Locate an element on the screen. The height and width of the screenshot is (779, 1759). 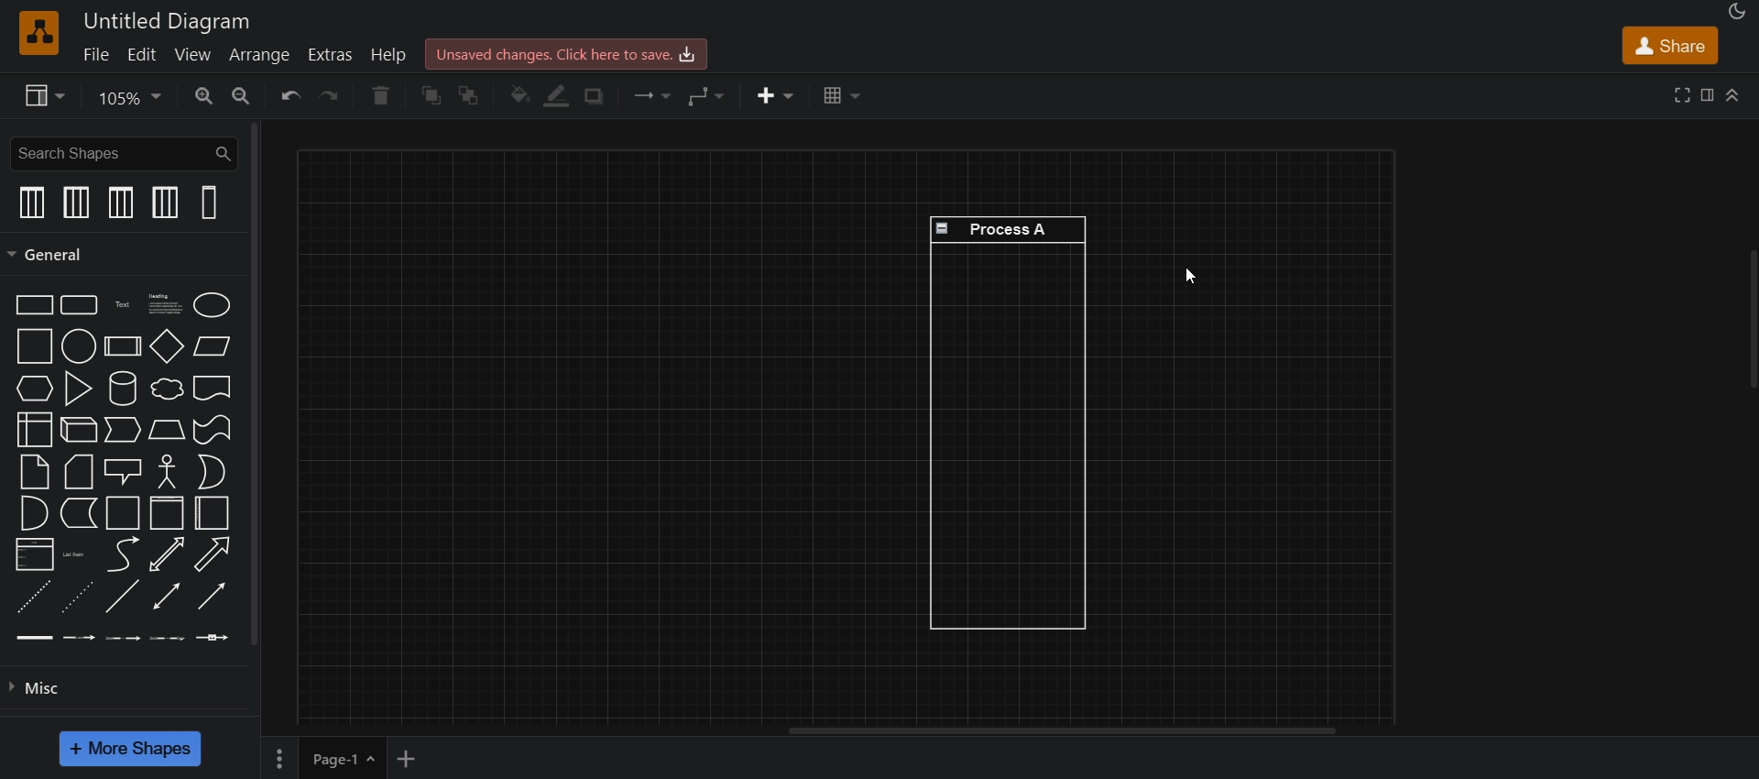
connector with 2 labels is located at coordinates (125, 638).